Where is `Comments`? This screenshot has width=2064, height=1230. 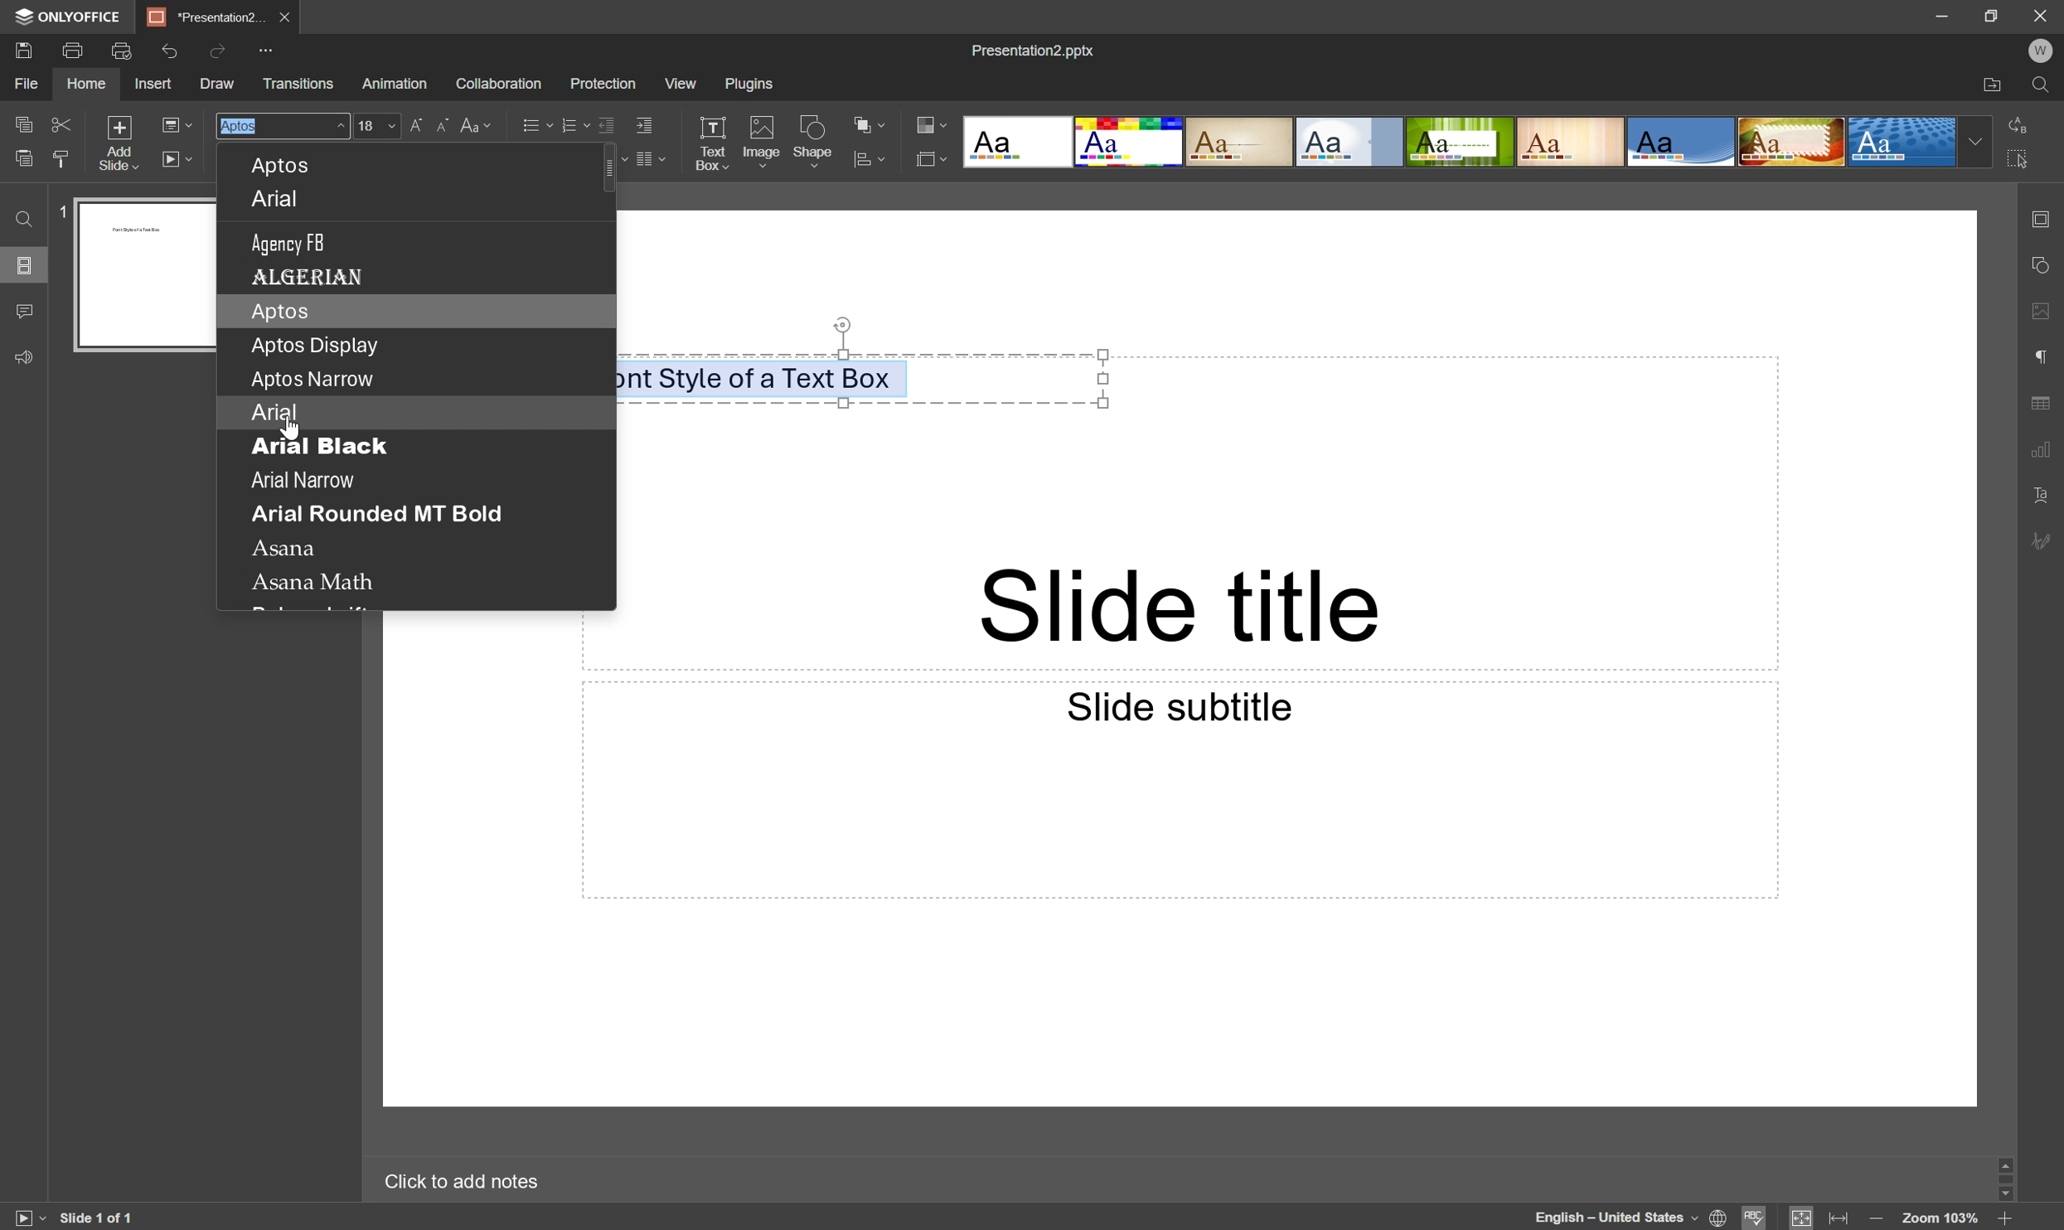
Comments is located at coordinates (27, 308).